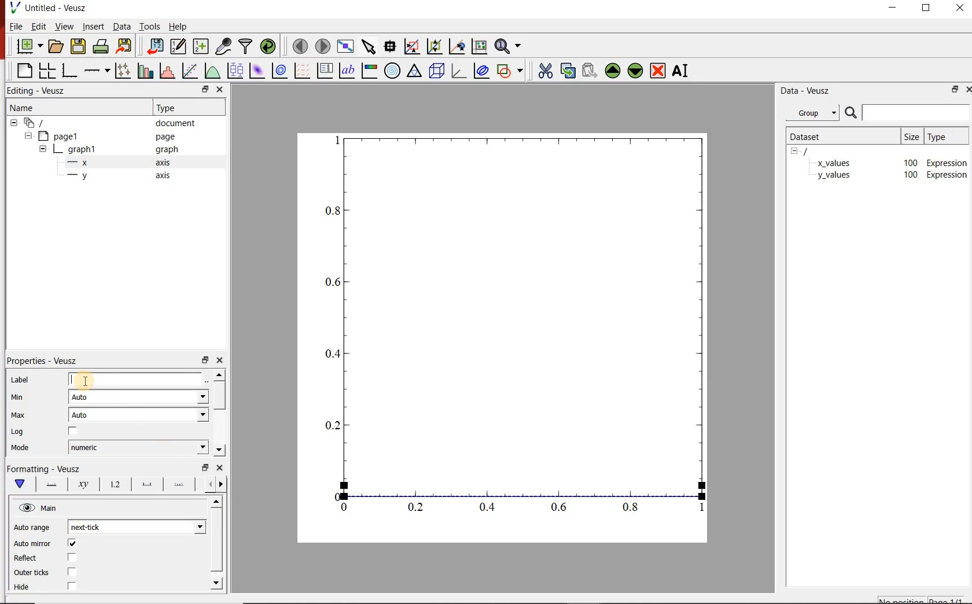  What do you see at coordinates (415, 72) in the screenshot?
I see `ternary graph` at bounding box center [415, 72].